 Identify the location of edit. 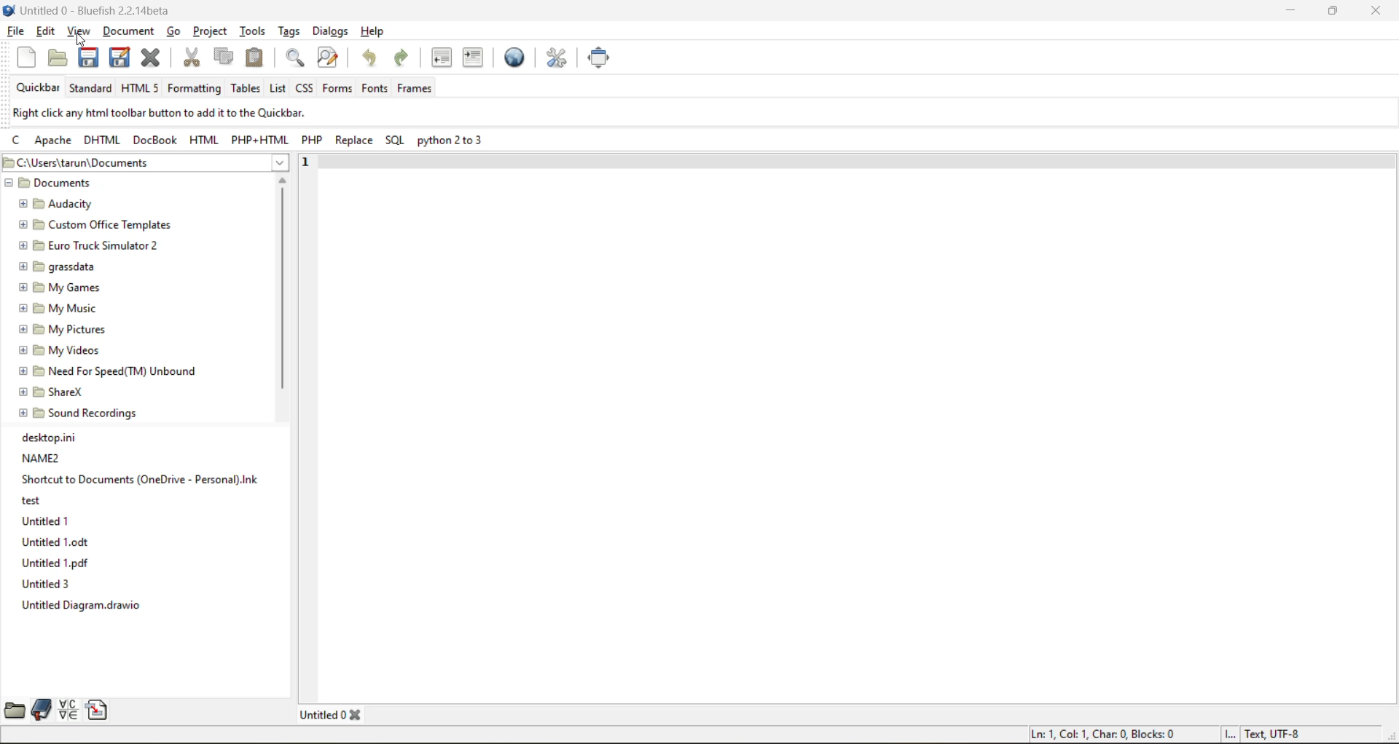
(47, 31).